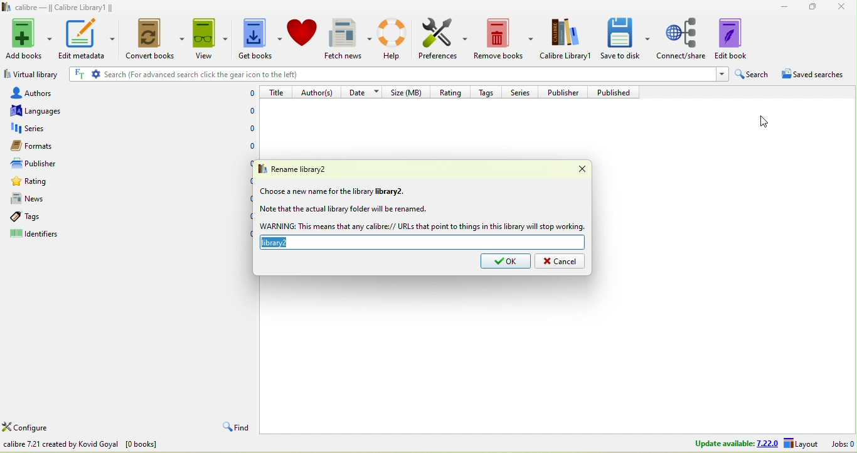  What do you see at coordinates (521, 92) in the screenshot?
I see `series` at bounding box center [521, 92].